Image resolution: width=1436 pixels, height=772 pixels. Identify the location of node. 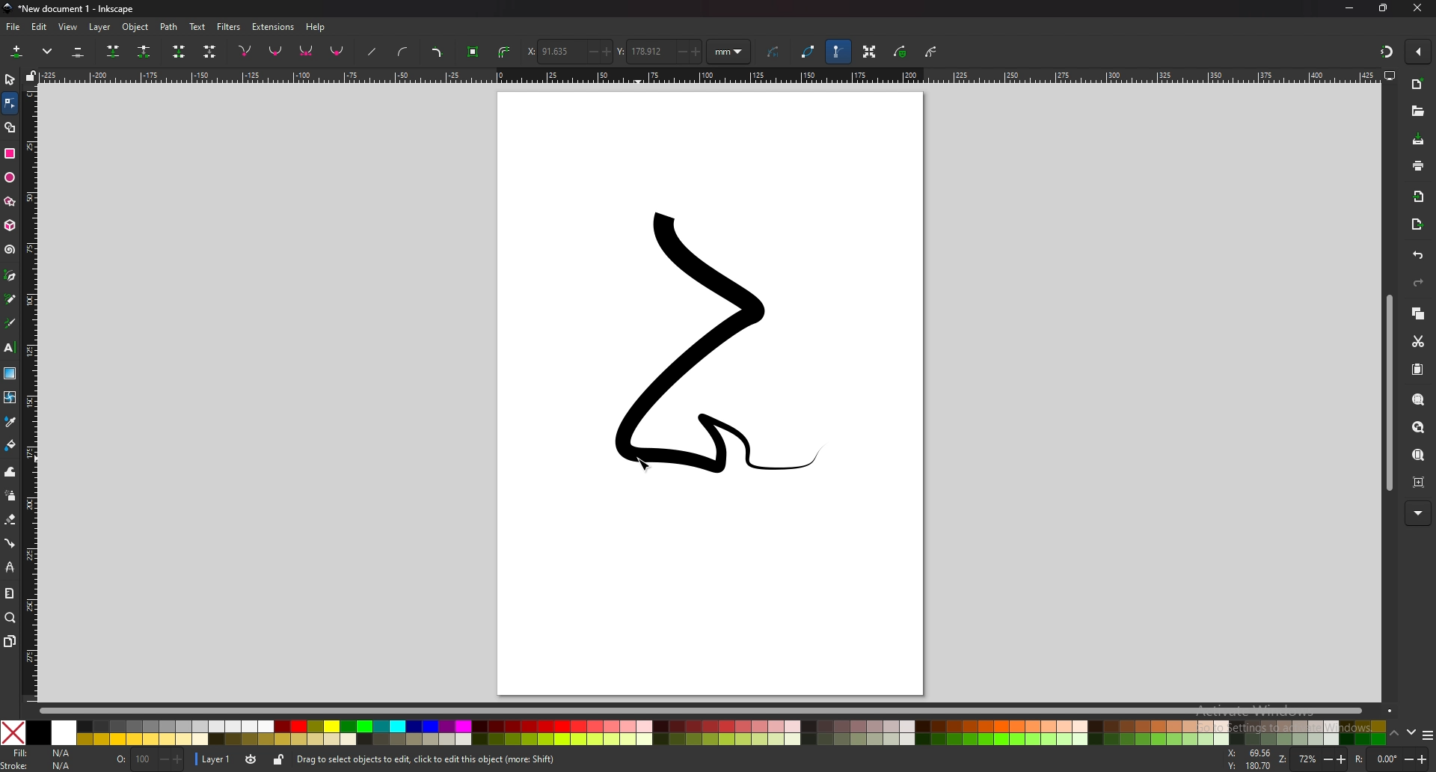
(10, 103).